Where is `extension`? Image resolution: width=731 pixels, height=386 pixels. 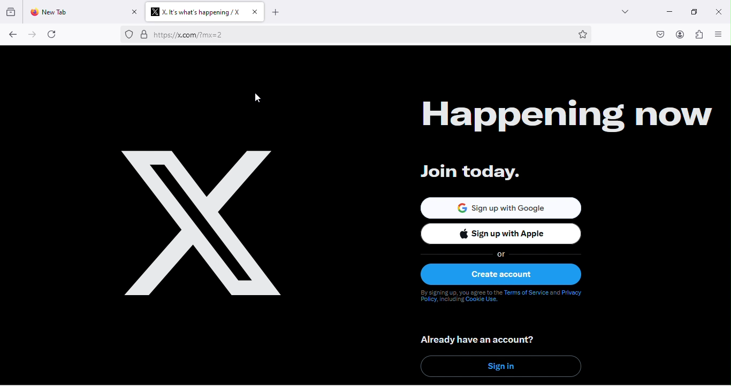 extension is located at coordinates (699, 35).